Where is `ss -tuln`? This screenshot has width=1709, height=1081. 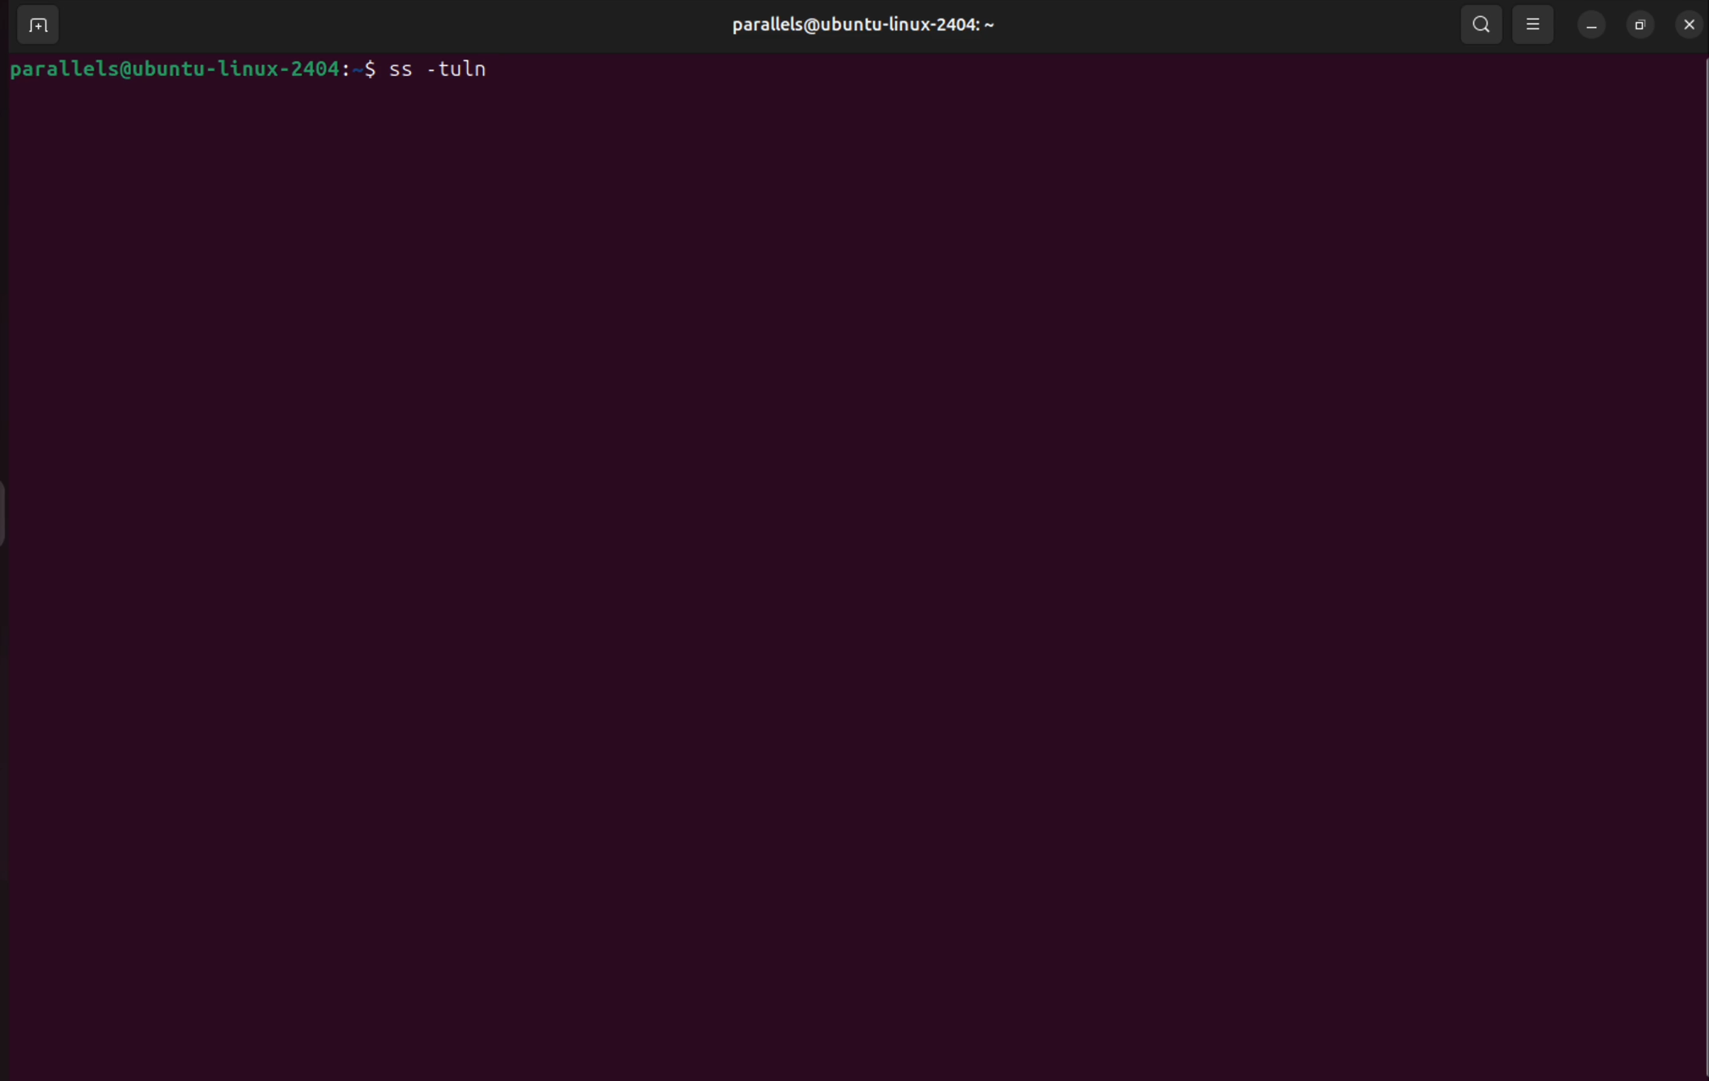 ss -tuln is located at coordinates (429, 70).